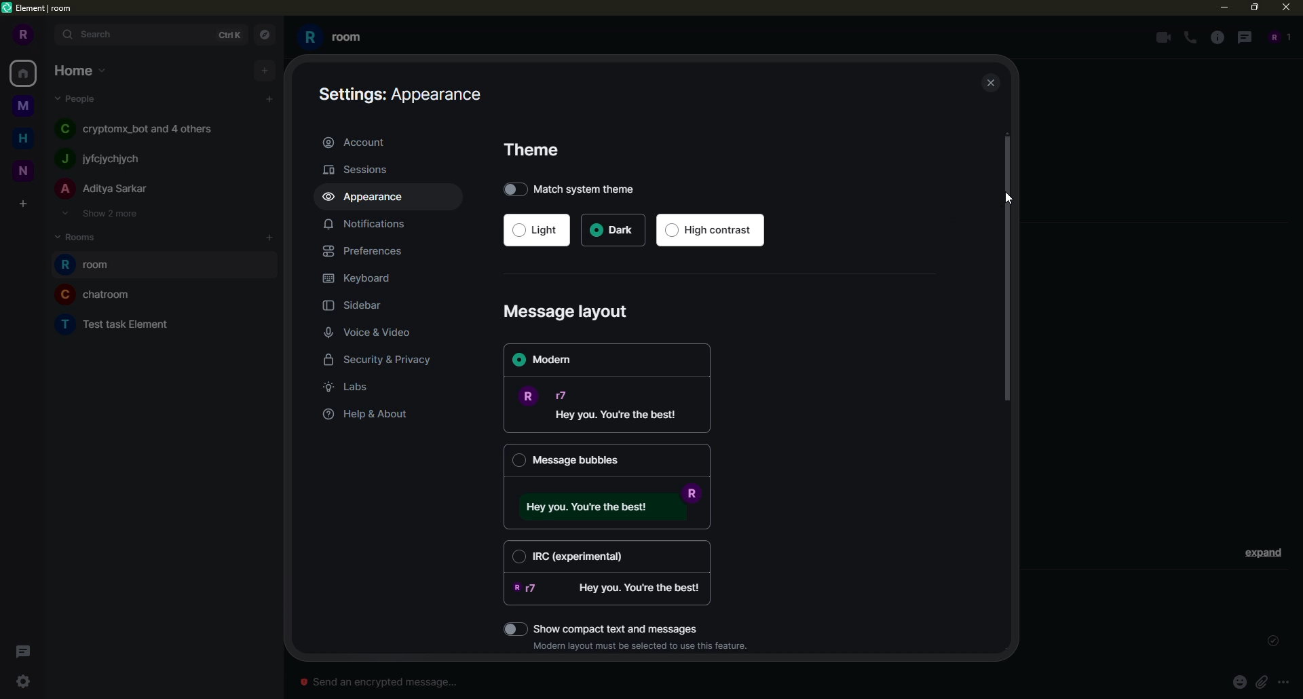 This screenshot has height=699, width=1303. I want to click on moder, so click(550, 360).